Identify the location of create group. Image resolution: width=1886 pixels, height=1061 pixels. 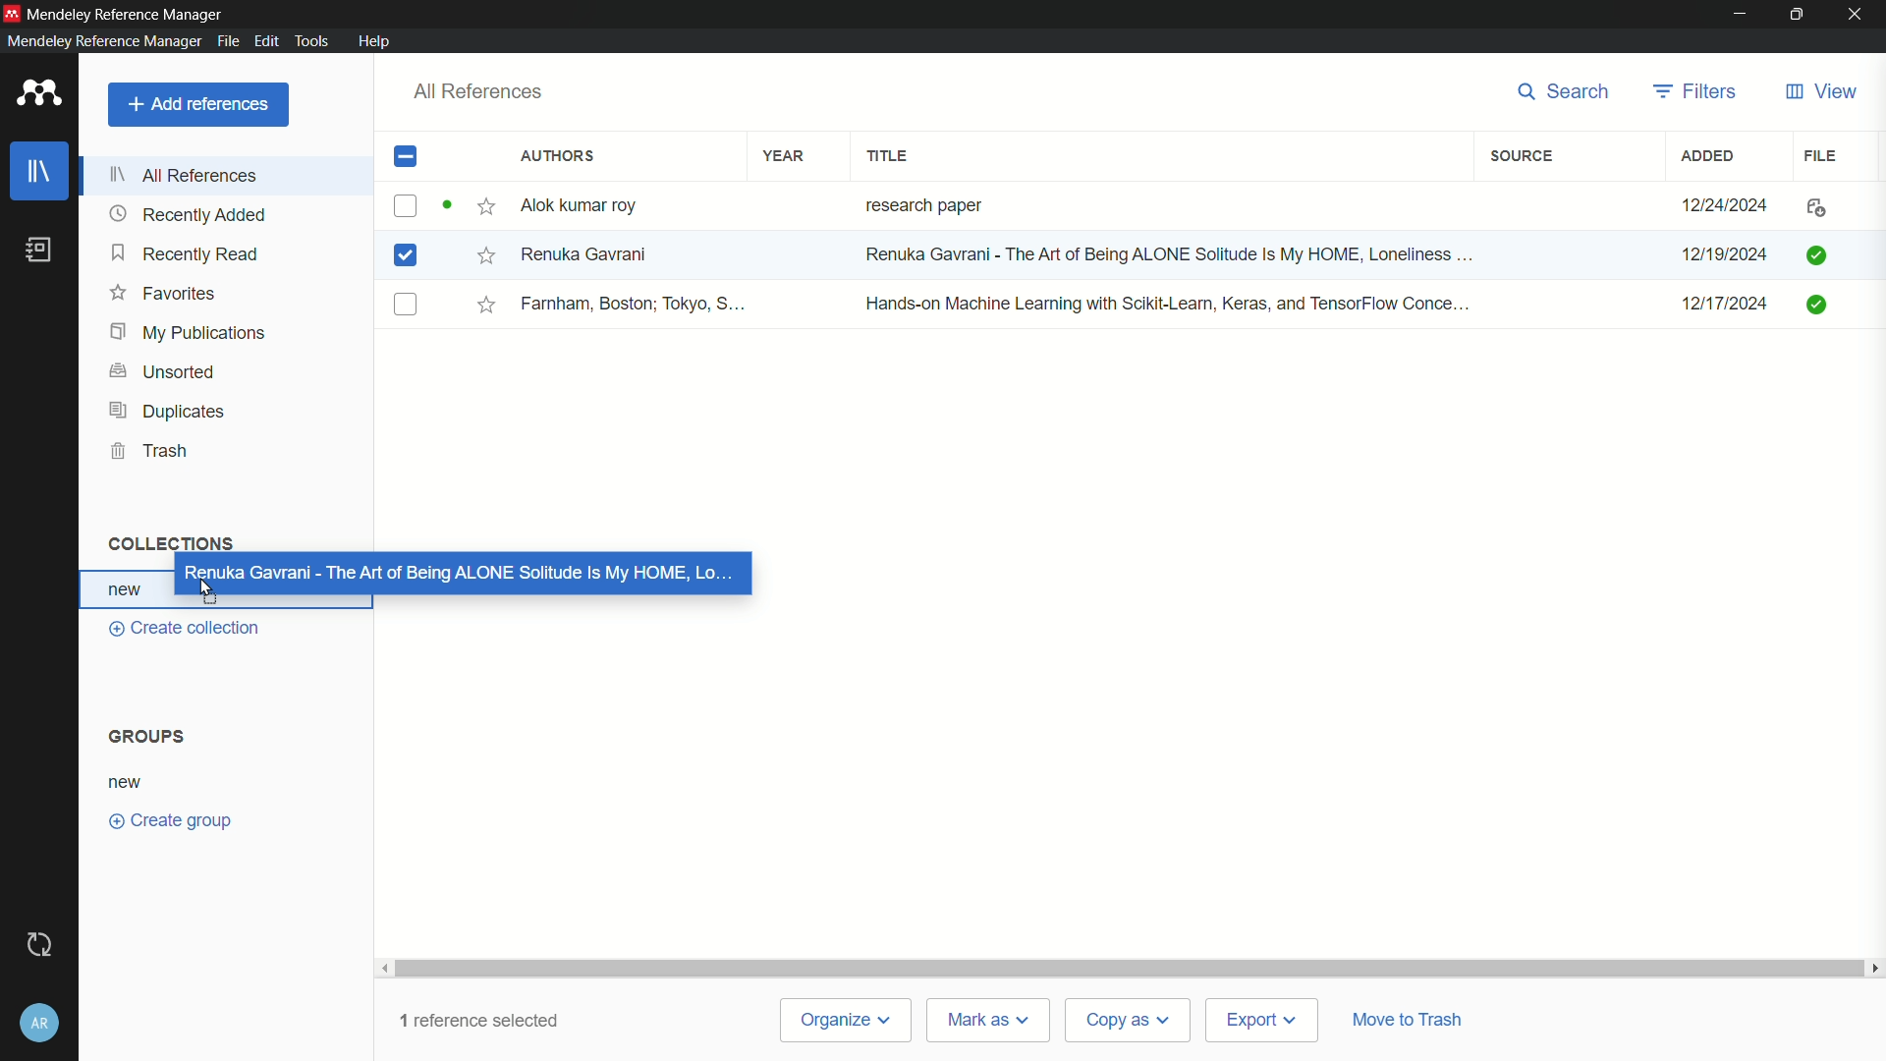
(172, 821).